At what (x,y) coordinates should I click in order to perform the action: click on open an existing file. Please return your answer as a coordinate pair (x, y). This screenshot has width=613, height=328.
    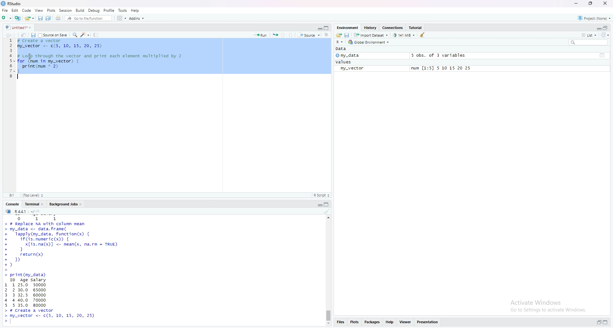
    Looking at the image, I should click on (30, 18).